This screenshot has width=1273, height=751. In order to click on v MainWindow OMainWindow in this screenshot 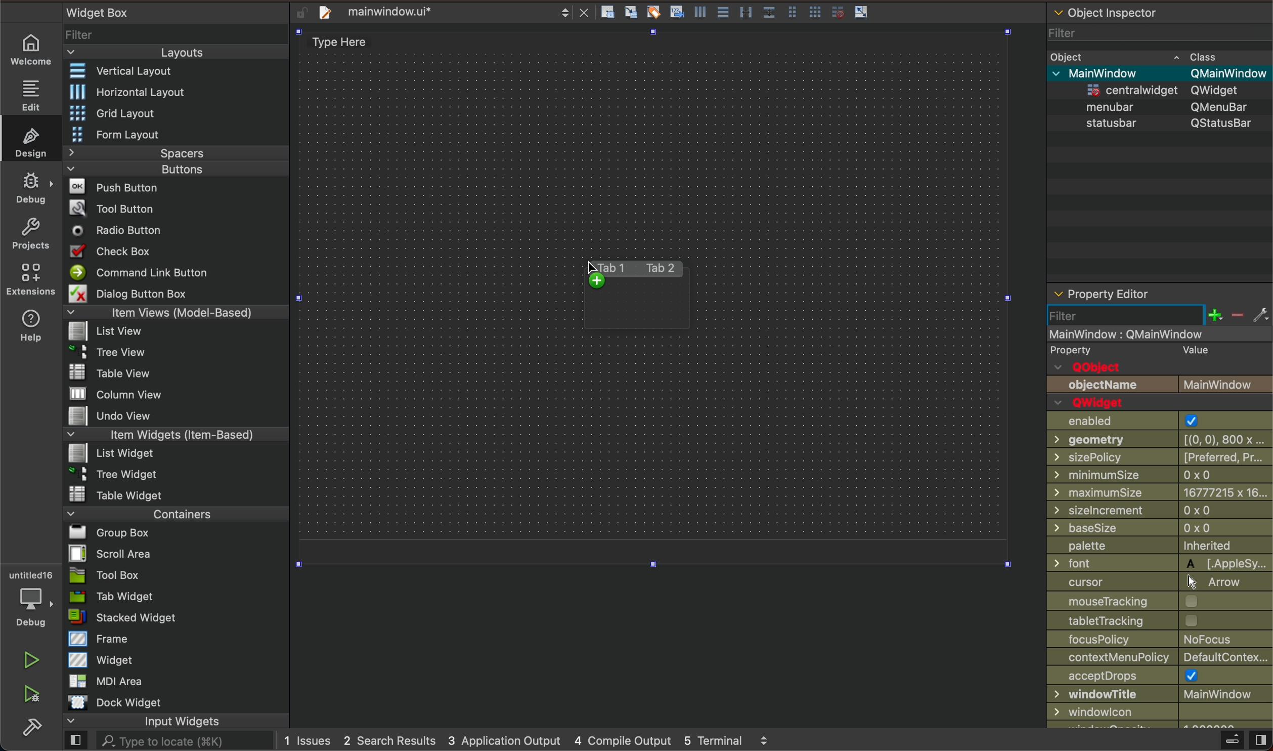, I will do `click(1160, 72)`.